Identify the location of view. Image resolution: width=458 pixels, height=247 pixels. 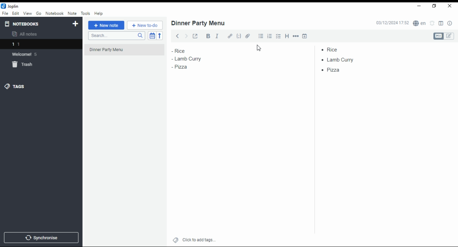
(27, 14).